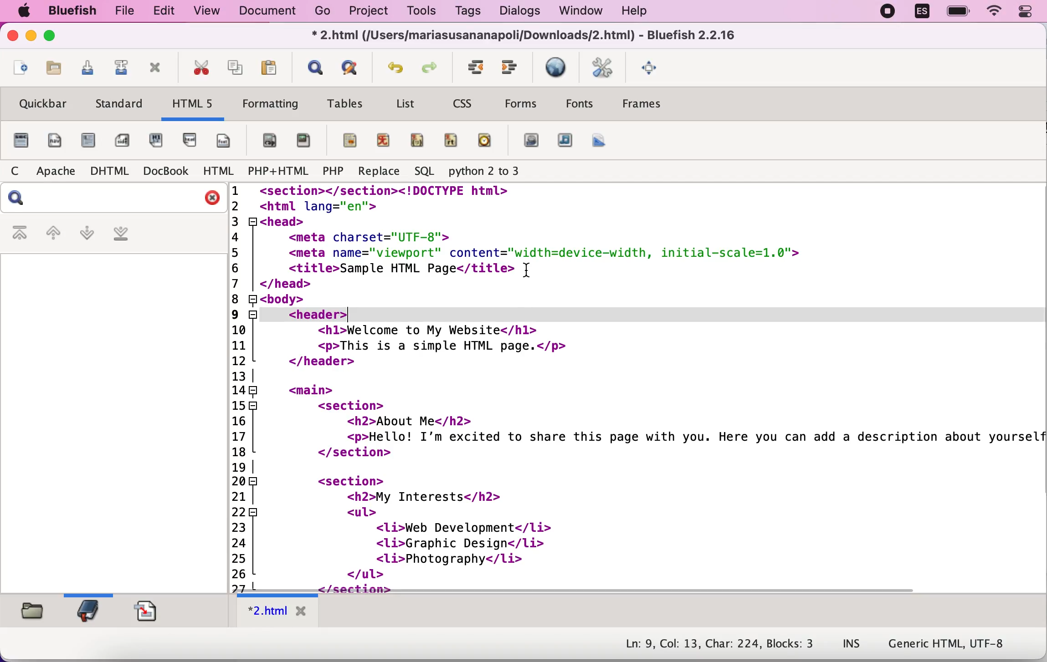 Image resolution: width=1047 pixels, height=662 pixels. What do you see at coordinates (474, 67) in the screenshot?
I see `unindent` at bounding box center [474, 67].